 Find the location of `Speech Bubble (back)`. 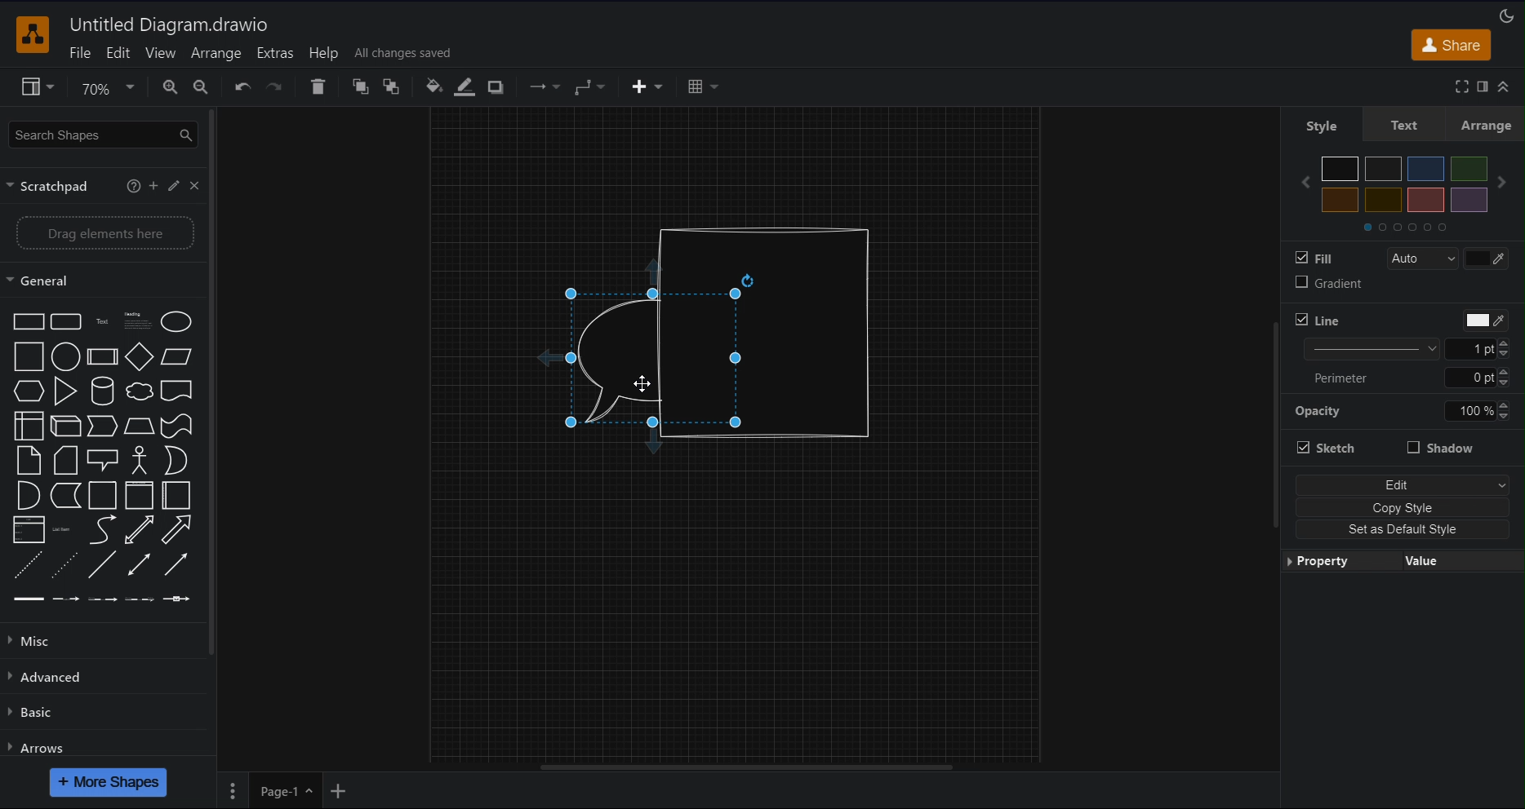

Speech Bubble (back) is located at coordinates (614, 358).